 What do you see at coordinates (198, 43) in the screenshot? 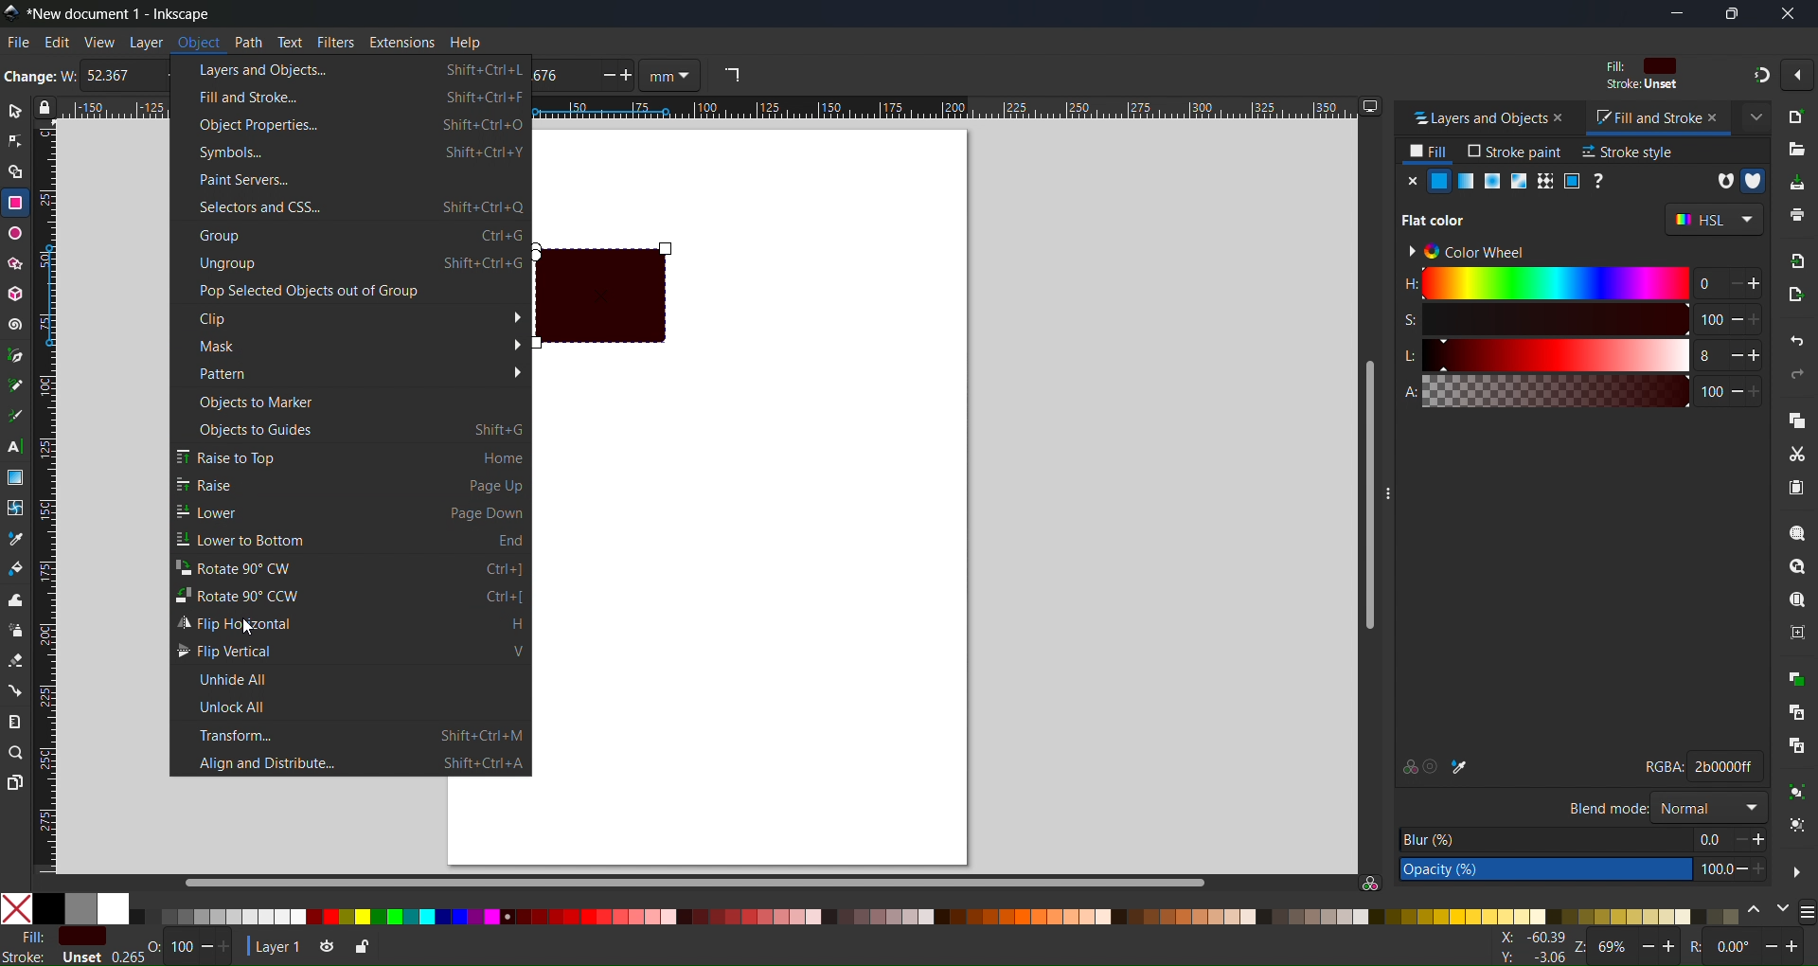
I see `Object` at bounding box center [198, 43].